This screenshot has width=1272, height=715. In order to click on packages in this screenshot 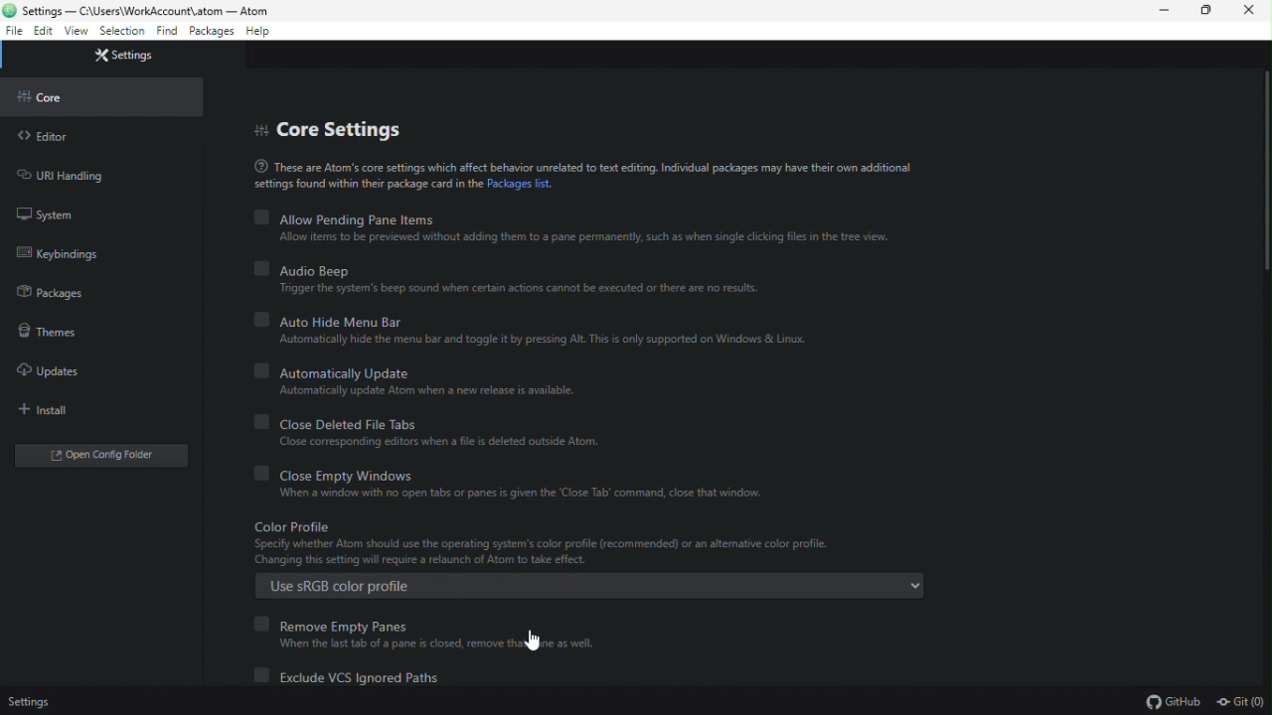, I will do `click(62, 293)`.